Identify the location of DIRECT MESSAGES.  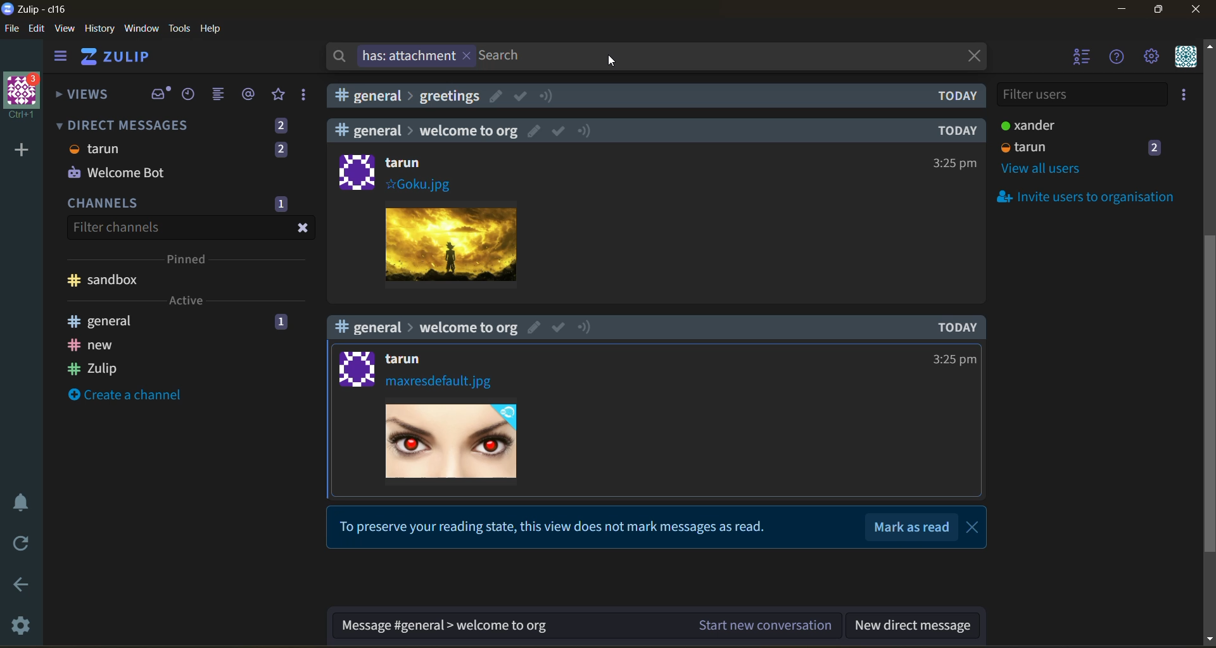
(122, 125).